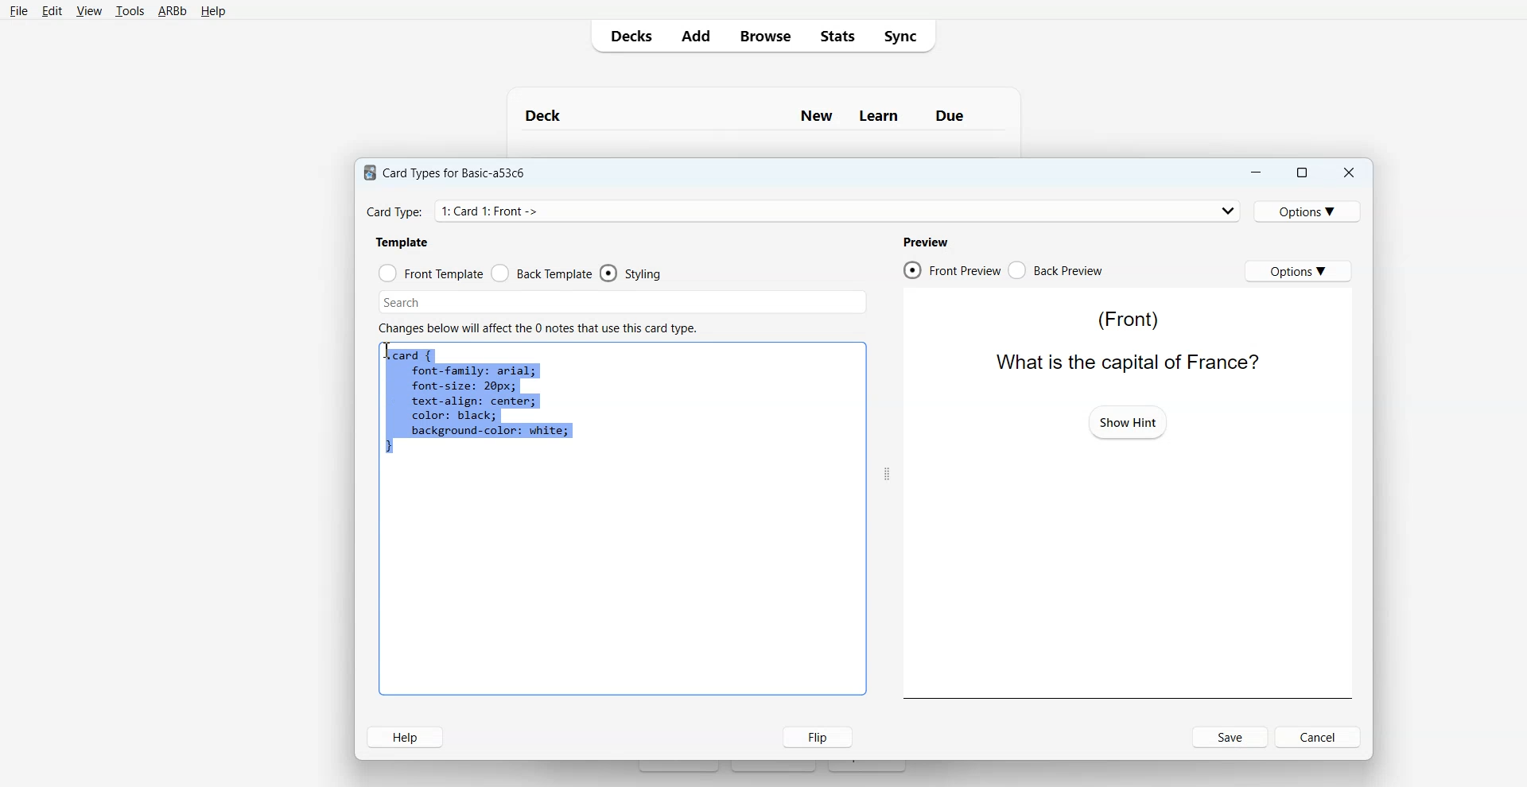 This screenshot has width=1527, height=787. Describe the element at coordinates (1056, 270) in the screenshot. I see `Back Preview` at that location.